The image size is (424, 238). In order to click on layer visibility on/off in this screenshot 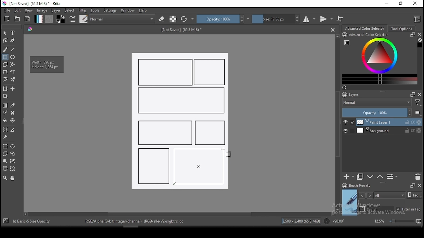, I will do `click(347, 131)`.